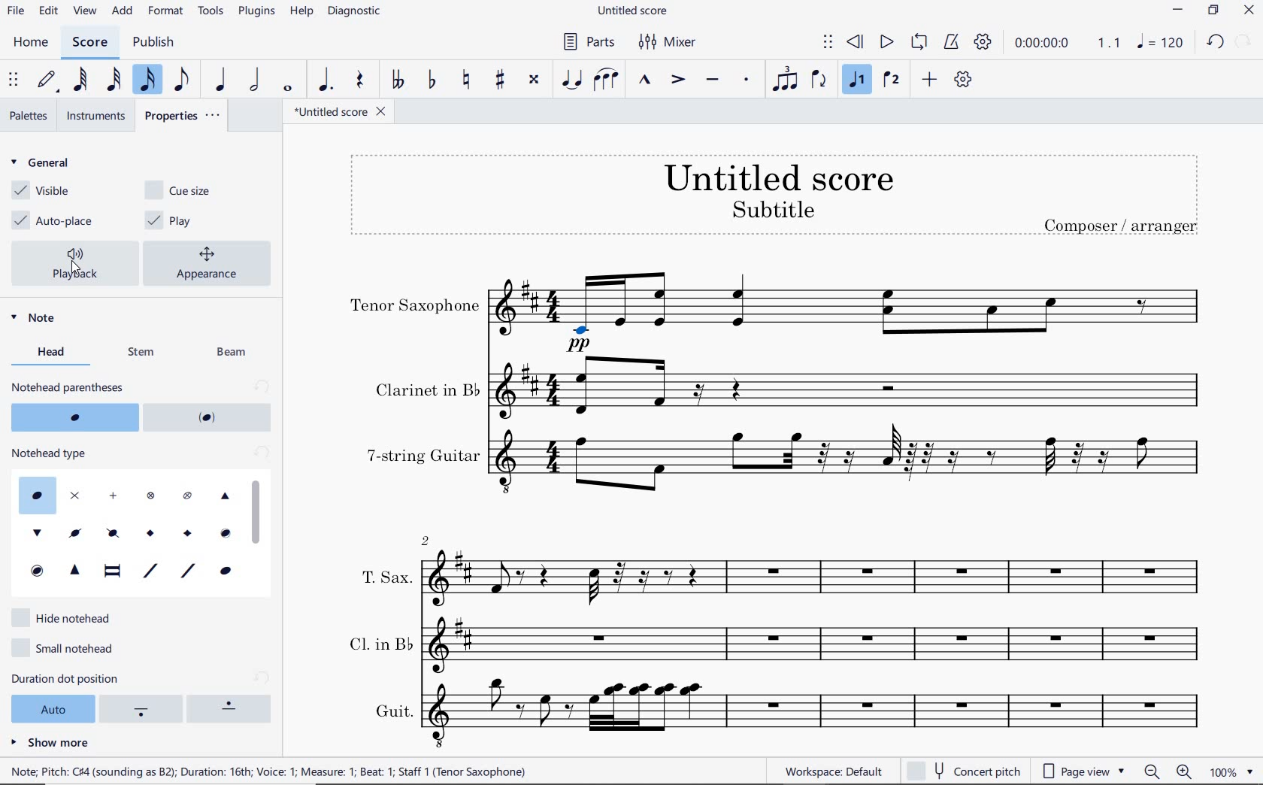 The image size is (1263, 785). Describe the element at coordinates (821, 574) in the screenshot. I see `t.sax.` at that location.